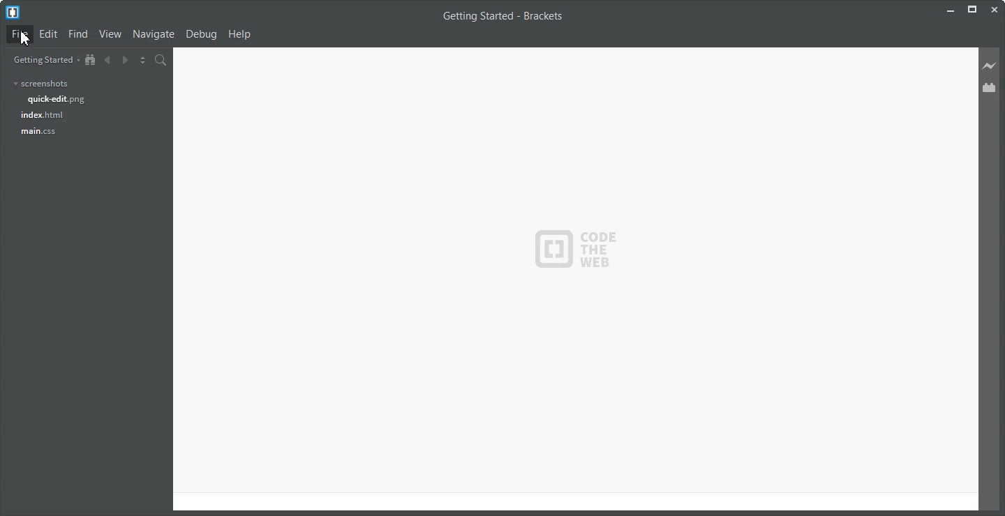 Image resolution: width=1005 pixels, height=516 pixels. What do you see at coordinates (161, 61) in the screenshot?
I see `Find in Files` at bounding box center [161, 61].